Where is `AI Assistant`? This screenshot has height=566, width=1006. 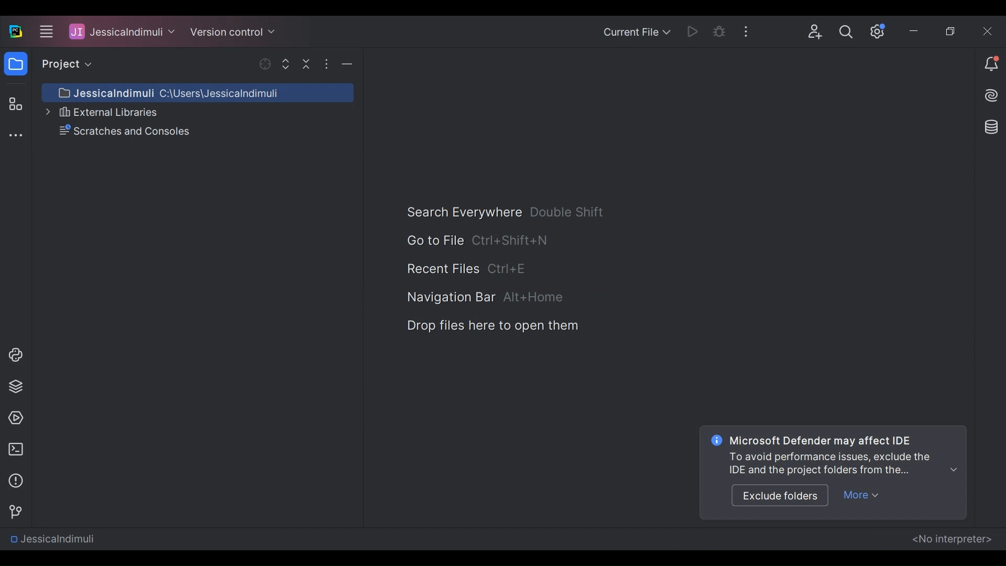
AI Assistant is located at coordinates (990, 95).